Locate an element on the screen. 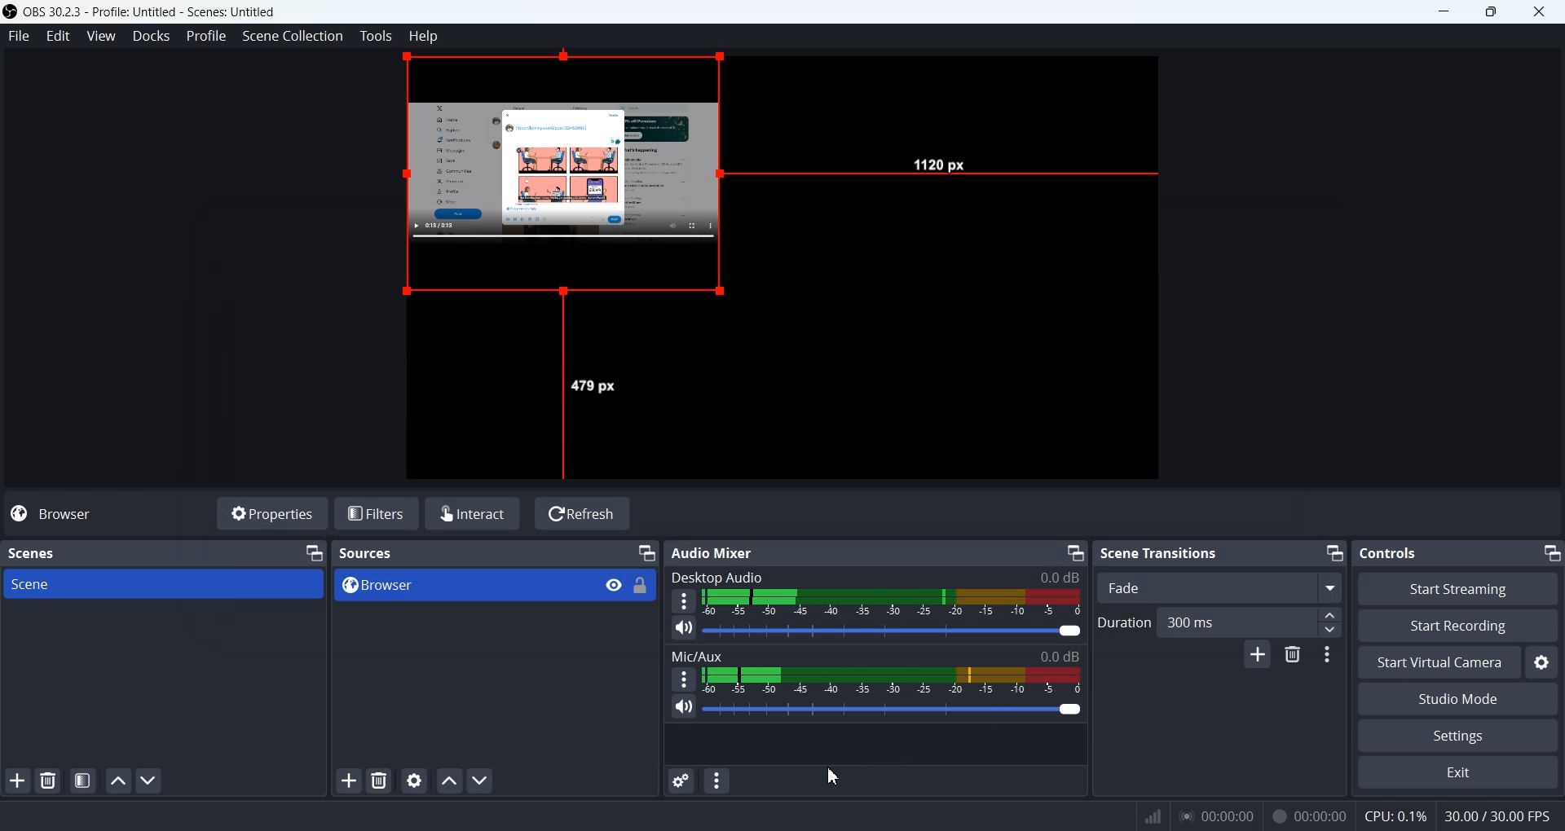 Image resolution: width=1565 pixels, height=831 pixels. Settings is located at coordinates (1542, 662).